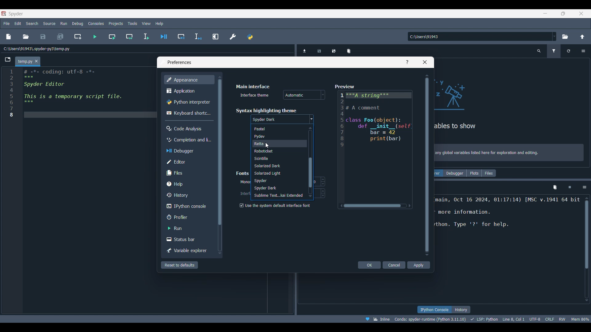 The width and height of the screenshot is (591, 332). What do you see at coordinates (321, 193) in the screenshot?
I see `font size` at bounding box center [321, 193].